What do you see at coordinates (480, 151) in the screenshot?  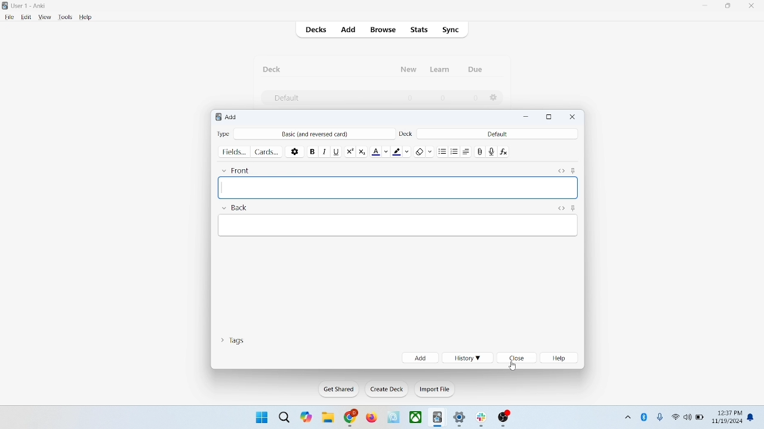 I see `attachment` at bounding box center [480, 151].